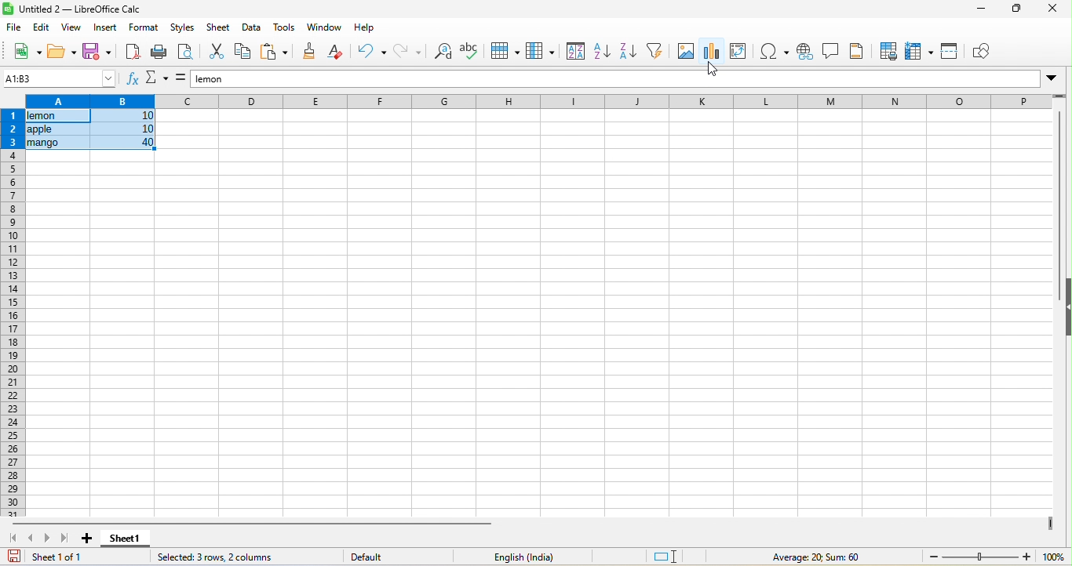  What do you see at coordinates (712, 70) in the screenshot?
I see `cursor movement` at bounding box center [712, 70].